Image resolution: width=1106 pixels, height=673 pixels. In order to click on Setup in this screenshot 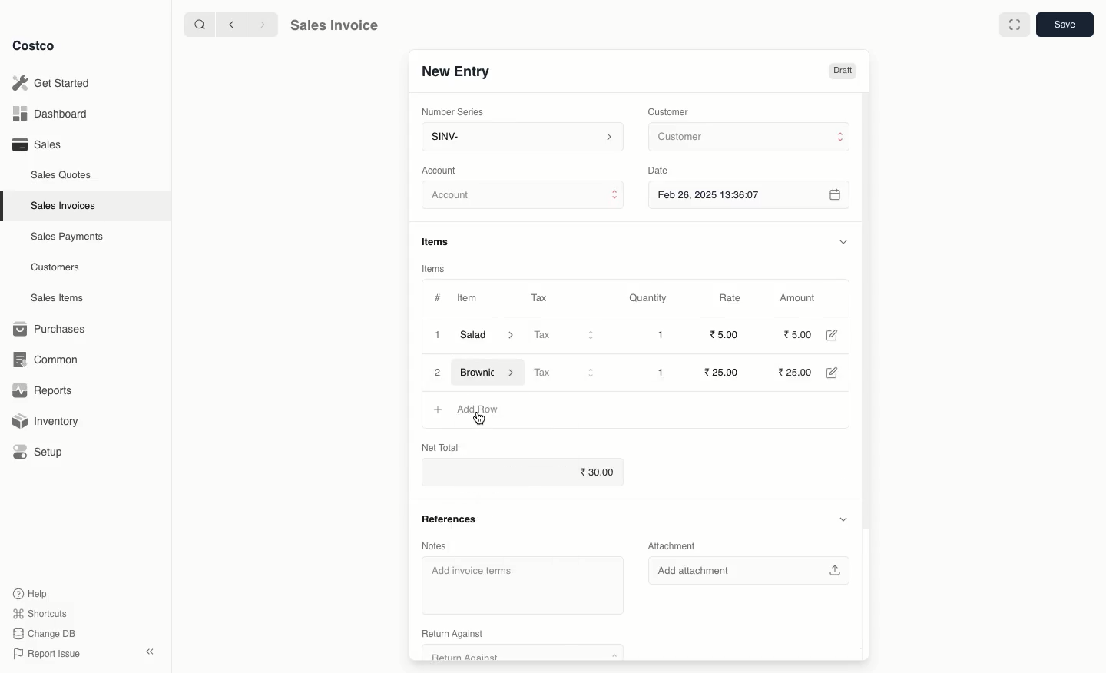, I will do `click(44, 452)`.